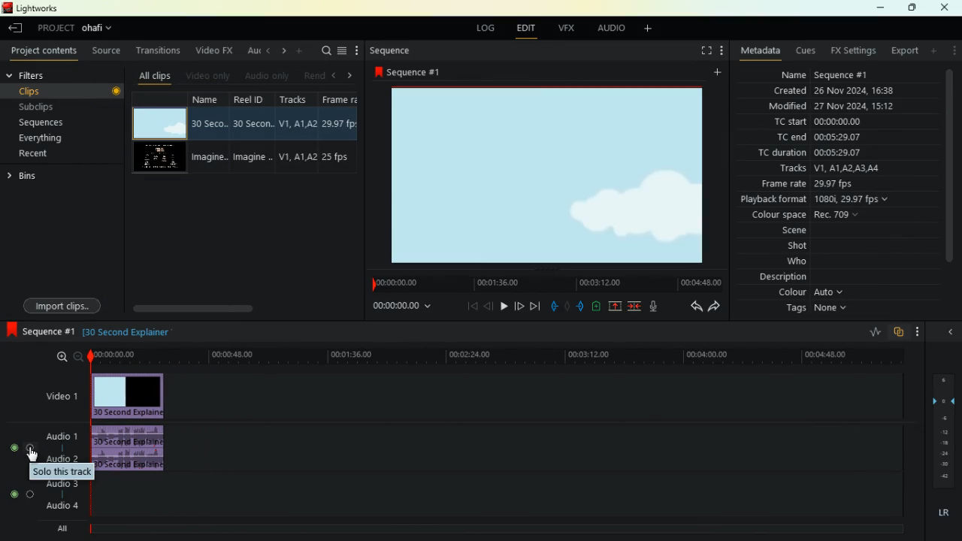  I want to click on image, so click(540, 175).